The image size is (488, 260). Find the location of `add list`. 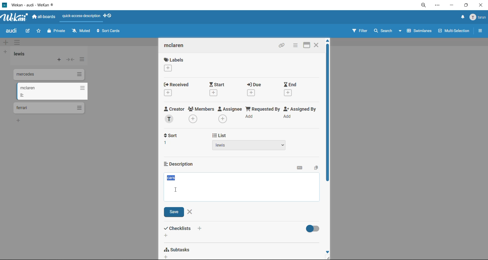

add list is located at coordinates (5, 52).